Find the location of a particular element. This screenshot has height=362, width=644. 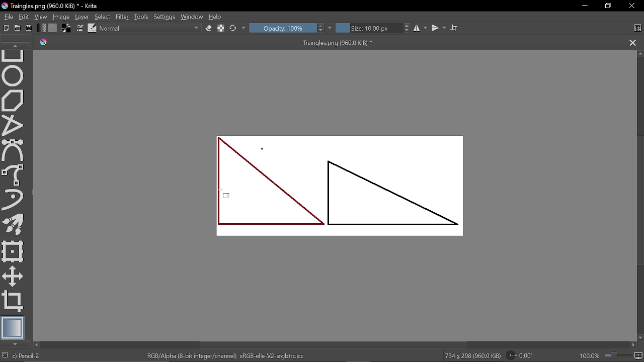

Image is located at coordinates (61, 17).